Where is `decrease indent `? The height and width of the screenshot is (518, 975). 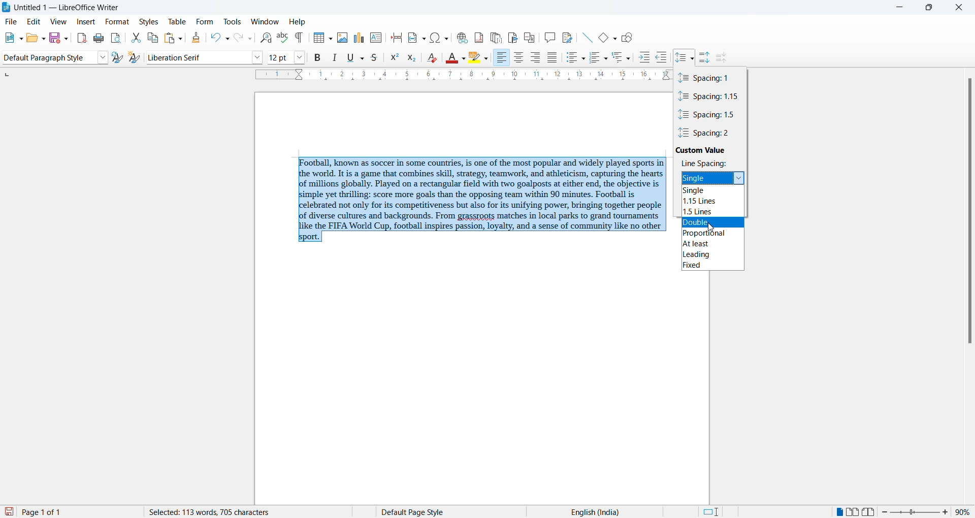
decrease indent  is located at coordinates (662, 57).